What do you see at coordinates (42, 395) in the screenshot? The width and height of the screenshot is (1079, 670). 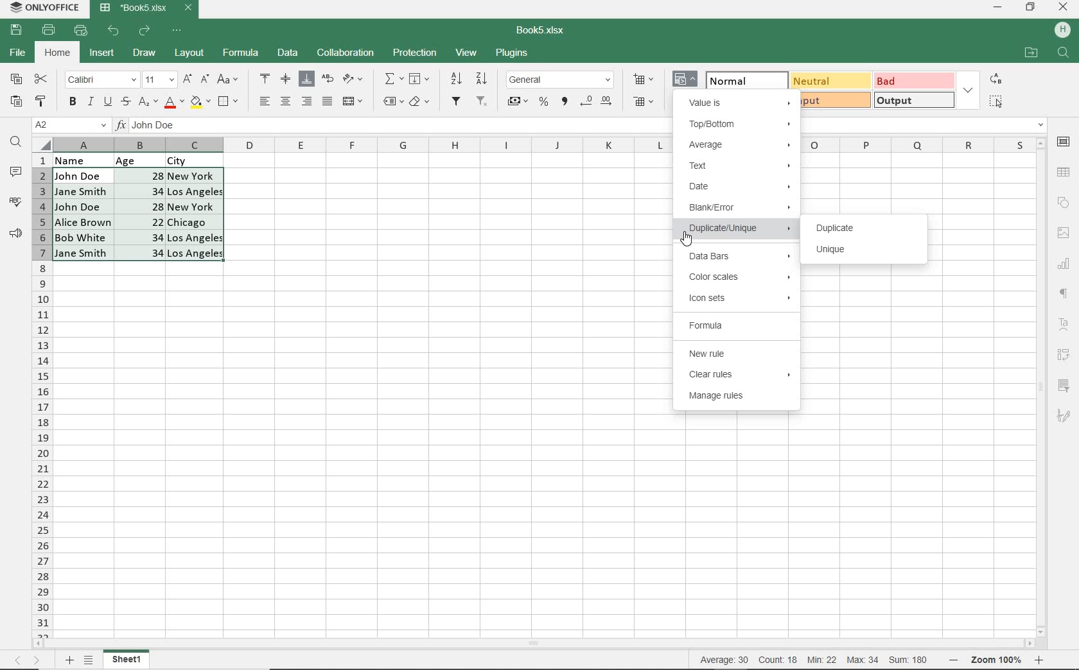 I see `COLUMNS` at bounding box center [42, 395].